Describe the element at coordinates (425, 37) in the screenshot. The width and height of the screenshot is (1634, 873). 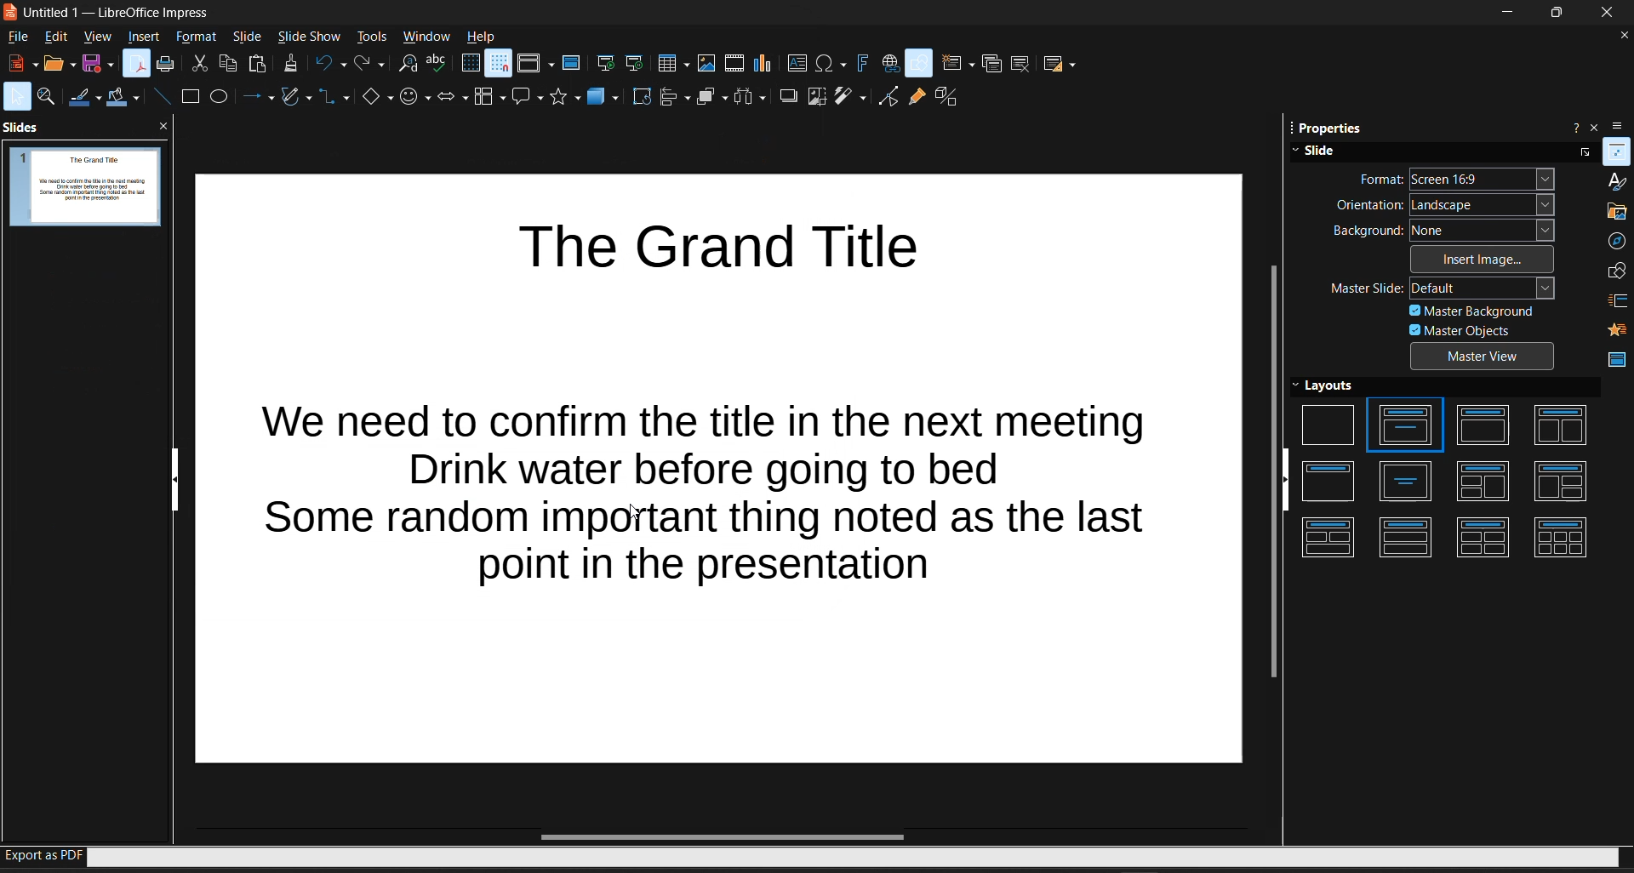
I see `window` at that location.